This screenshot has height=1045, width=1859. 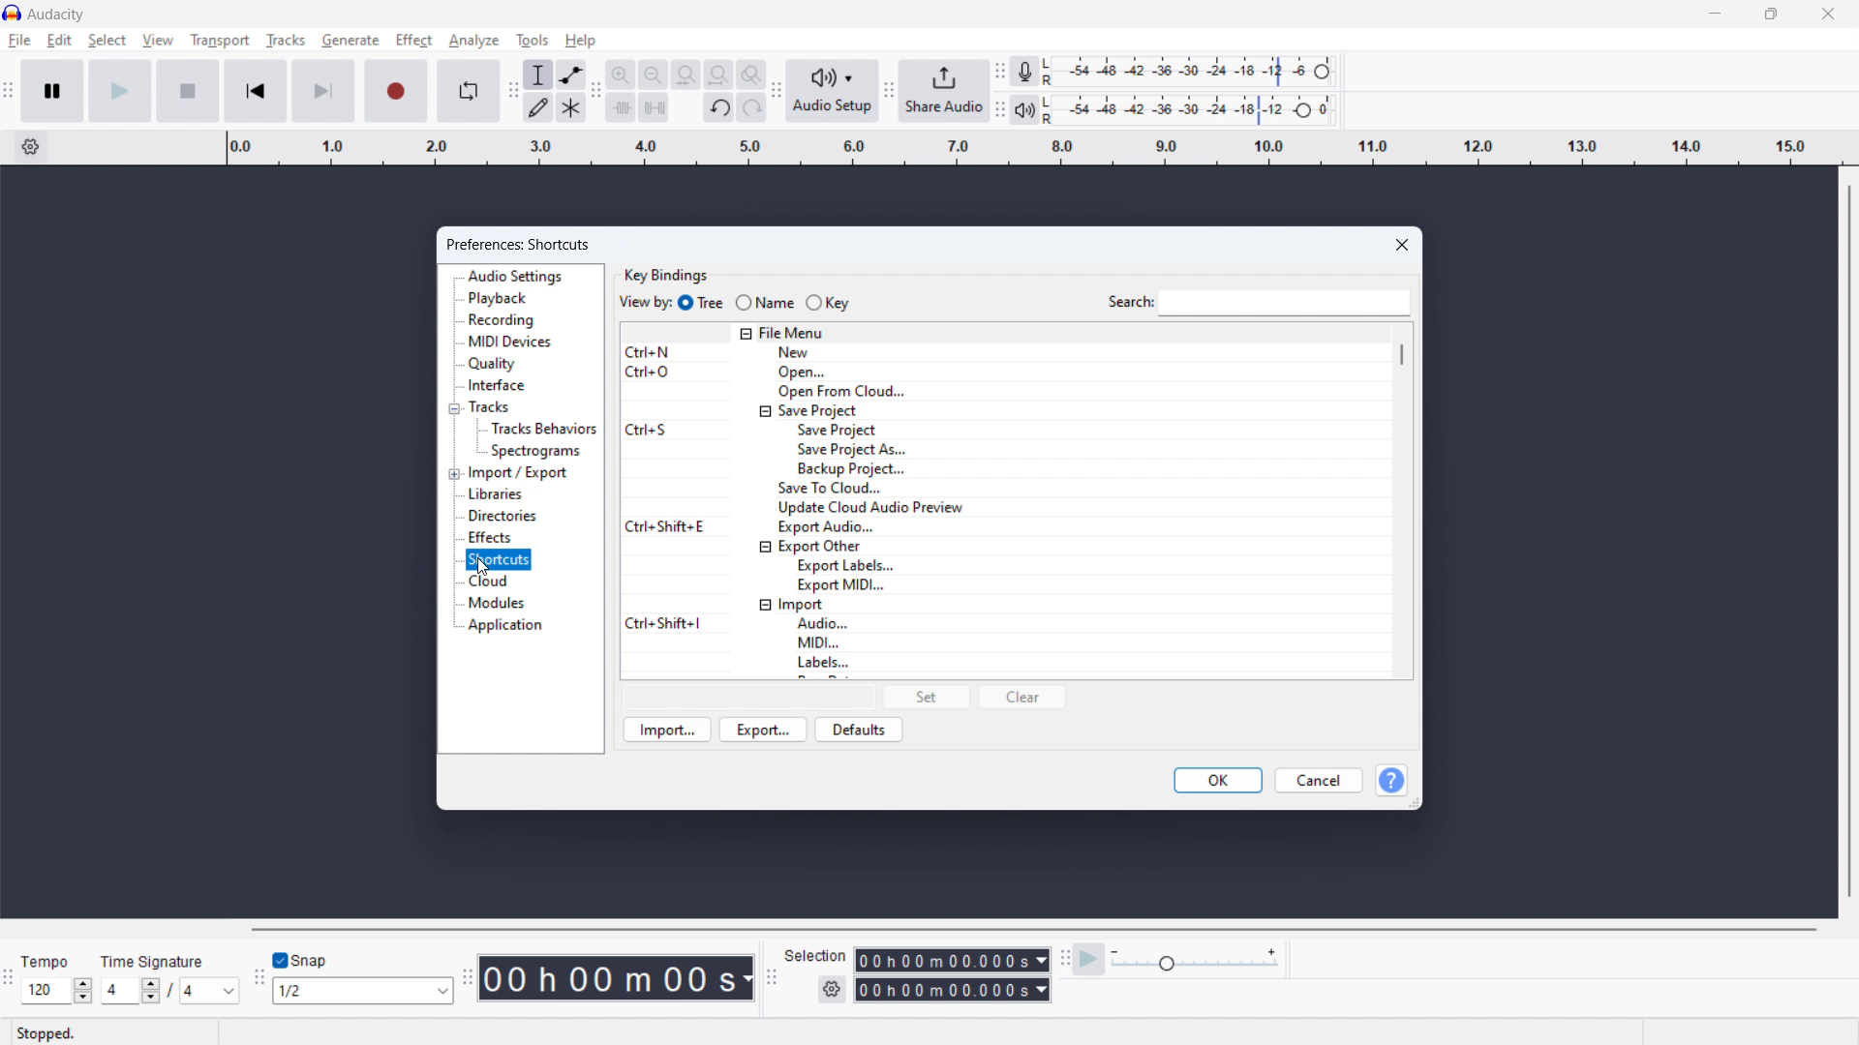 I want to click on collpase, so click(x=454, y=409).